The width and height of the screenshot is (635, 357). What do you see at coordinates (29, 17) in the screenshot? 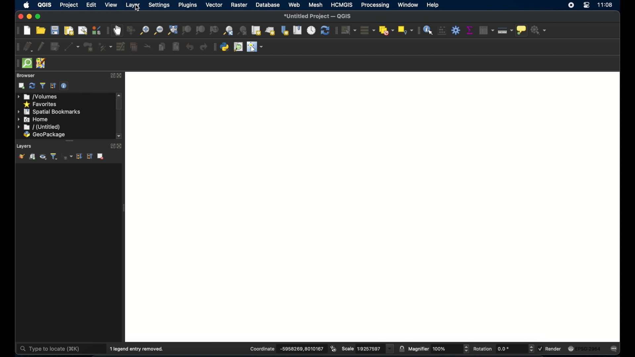
I see `minimize` at bounding box center [29, 17].